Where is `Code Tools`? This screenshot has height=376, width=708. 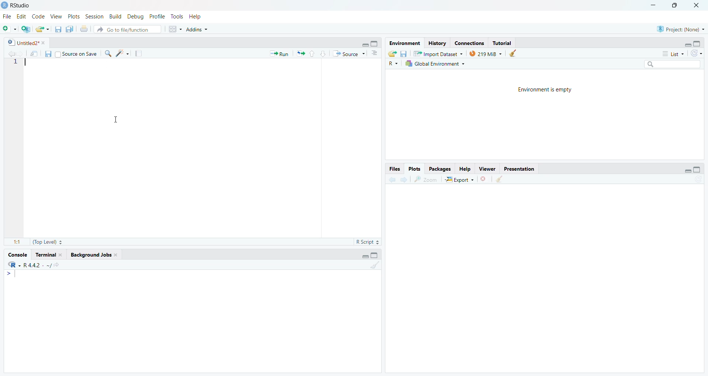 Code Tools is located at coordinates (122, 53).